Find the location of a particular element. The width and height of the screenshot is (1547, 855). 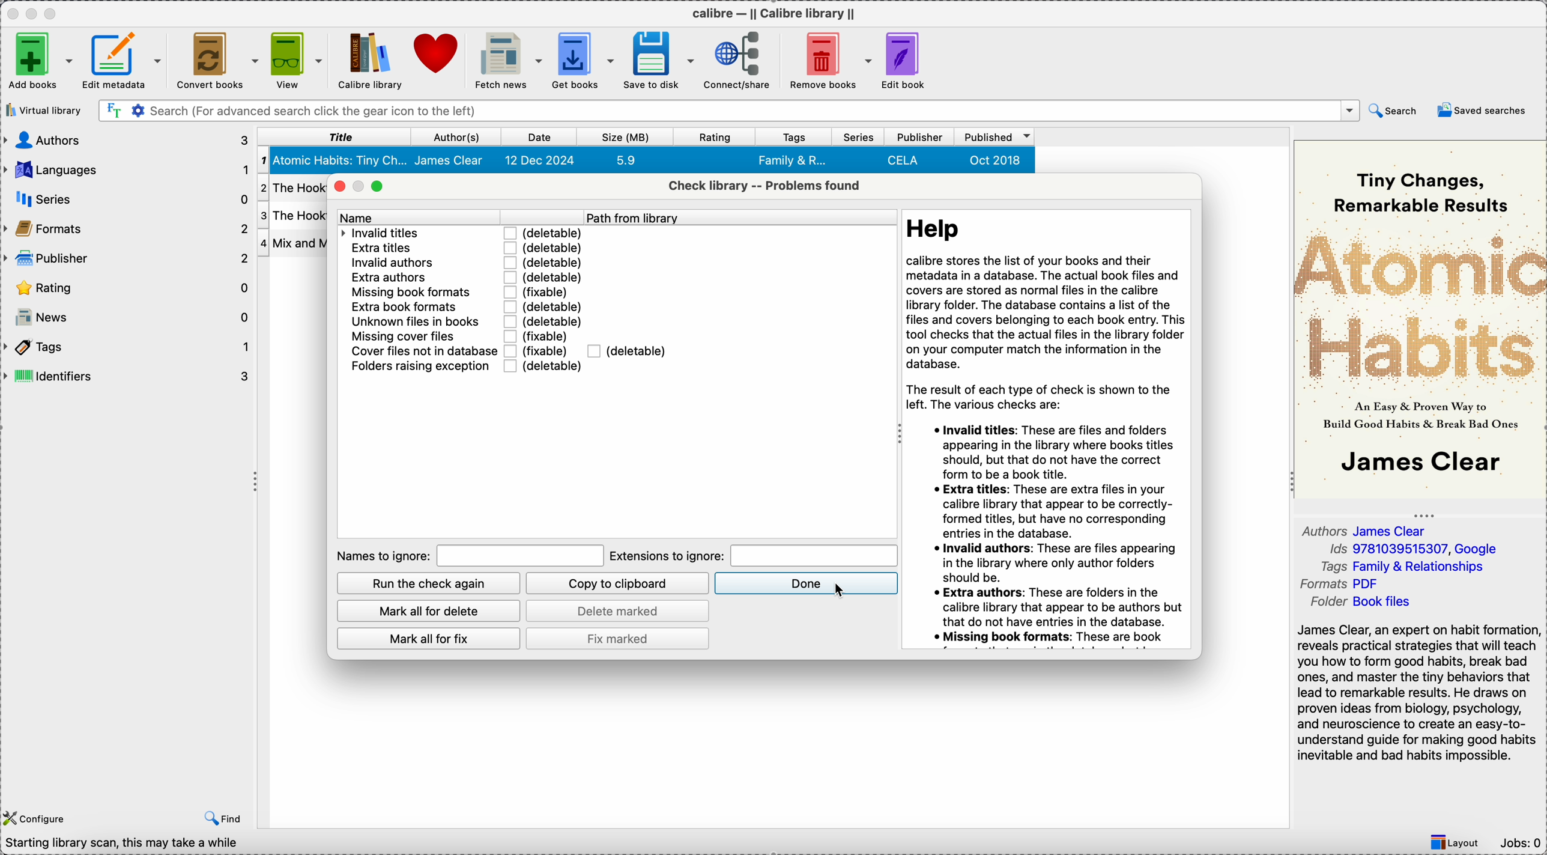

information is located at coordinates (1048, 430).